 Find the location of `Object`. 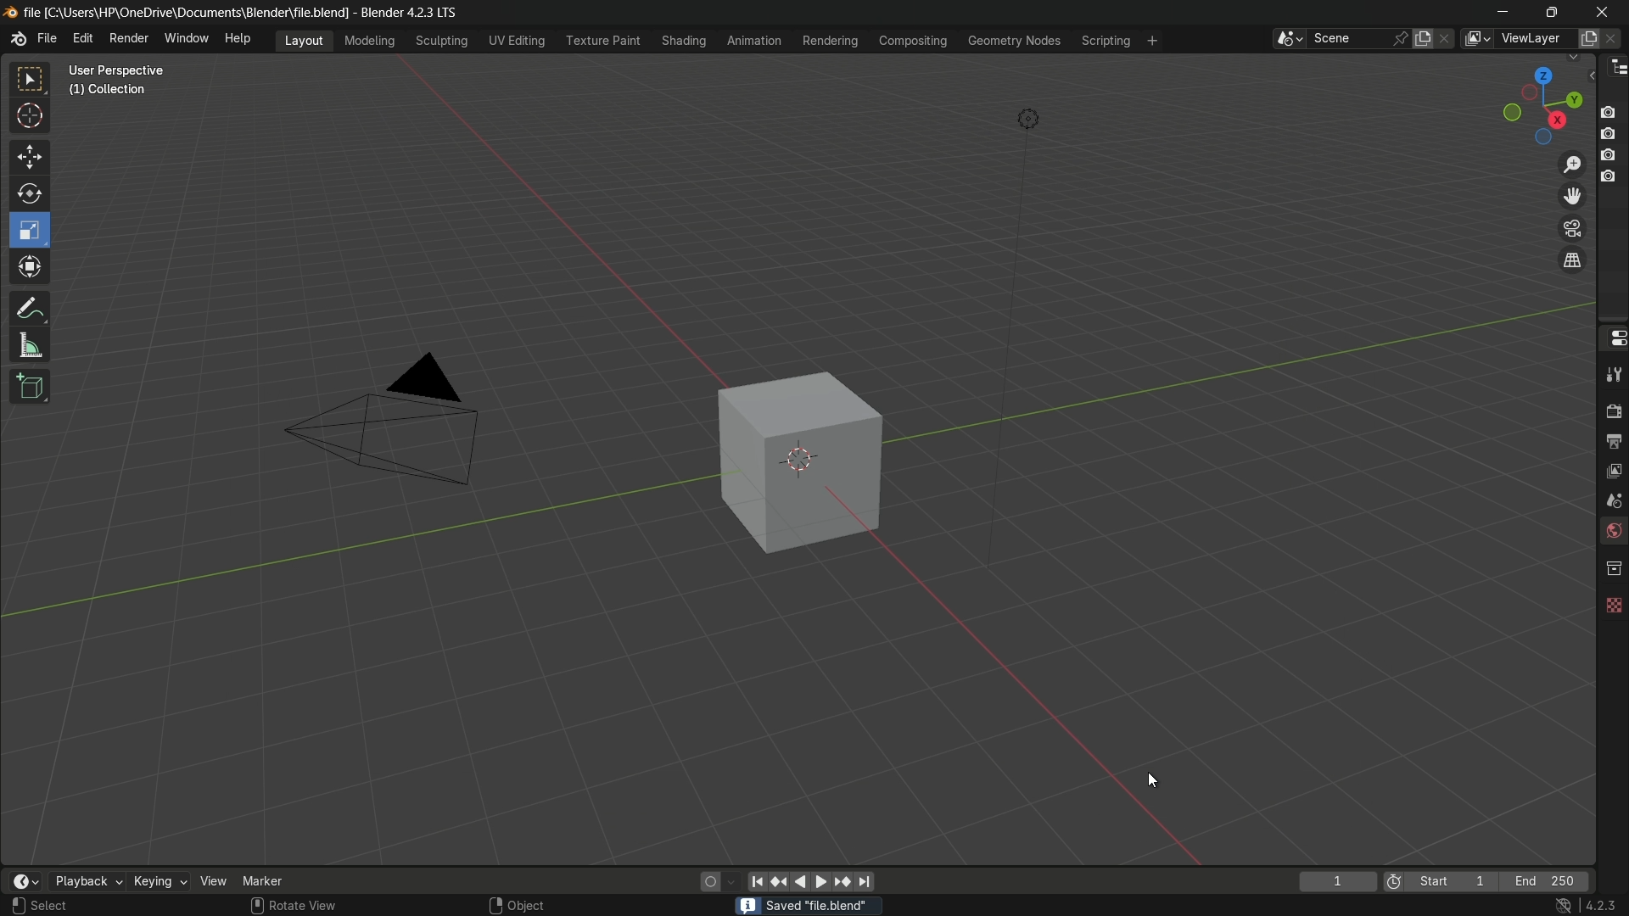

Object is located at coordinates (537, 901).